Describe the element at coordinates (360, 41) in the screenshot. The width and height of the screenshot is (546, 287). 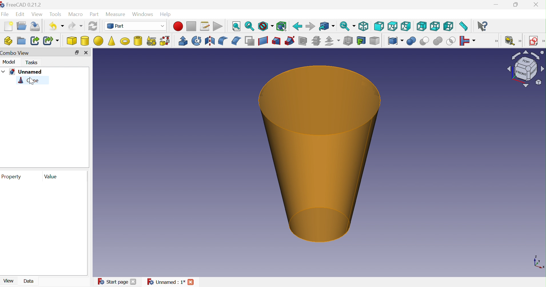
I see `Create projection on surface` at that location.